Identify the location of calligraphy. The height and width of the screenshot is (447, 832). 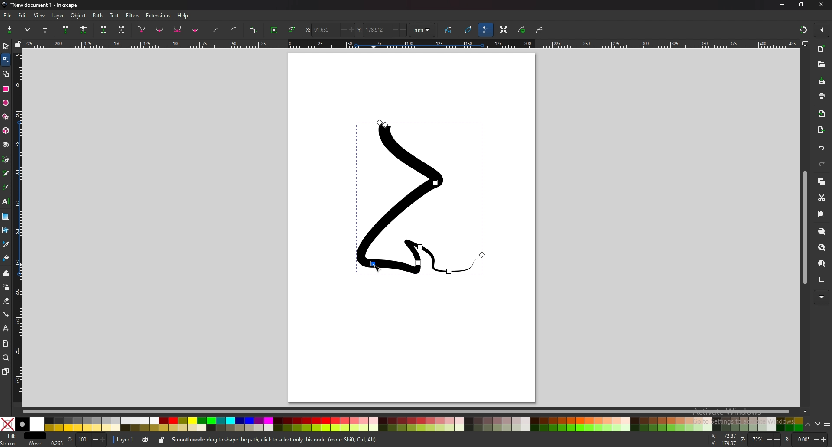
(6, 187).